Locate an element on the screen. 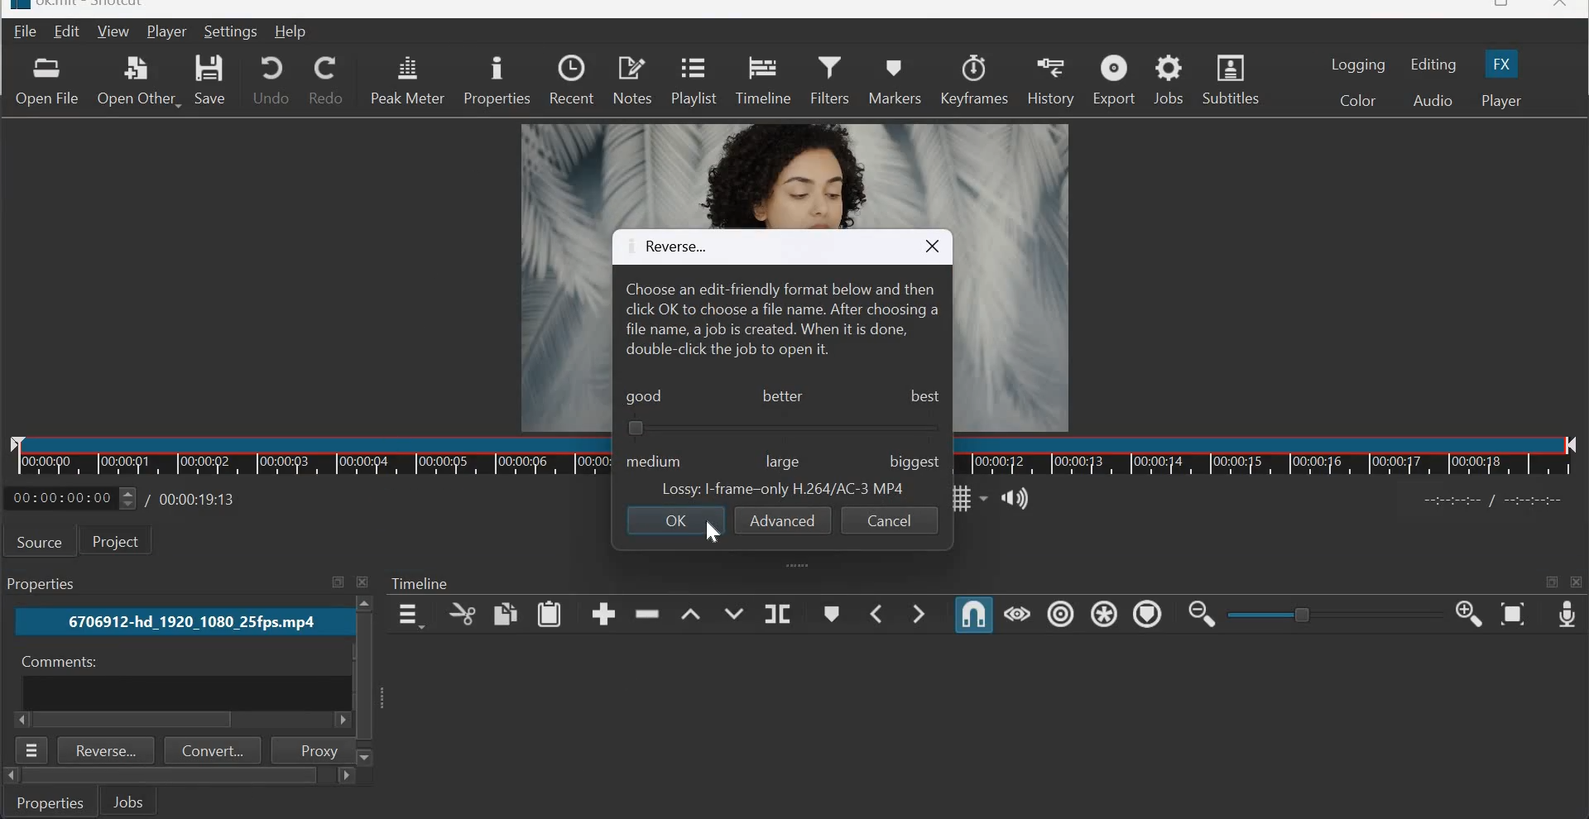 The height and width of the screenshot is (819, 1589). scroll right is located at coordinates (23, 720).